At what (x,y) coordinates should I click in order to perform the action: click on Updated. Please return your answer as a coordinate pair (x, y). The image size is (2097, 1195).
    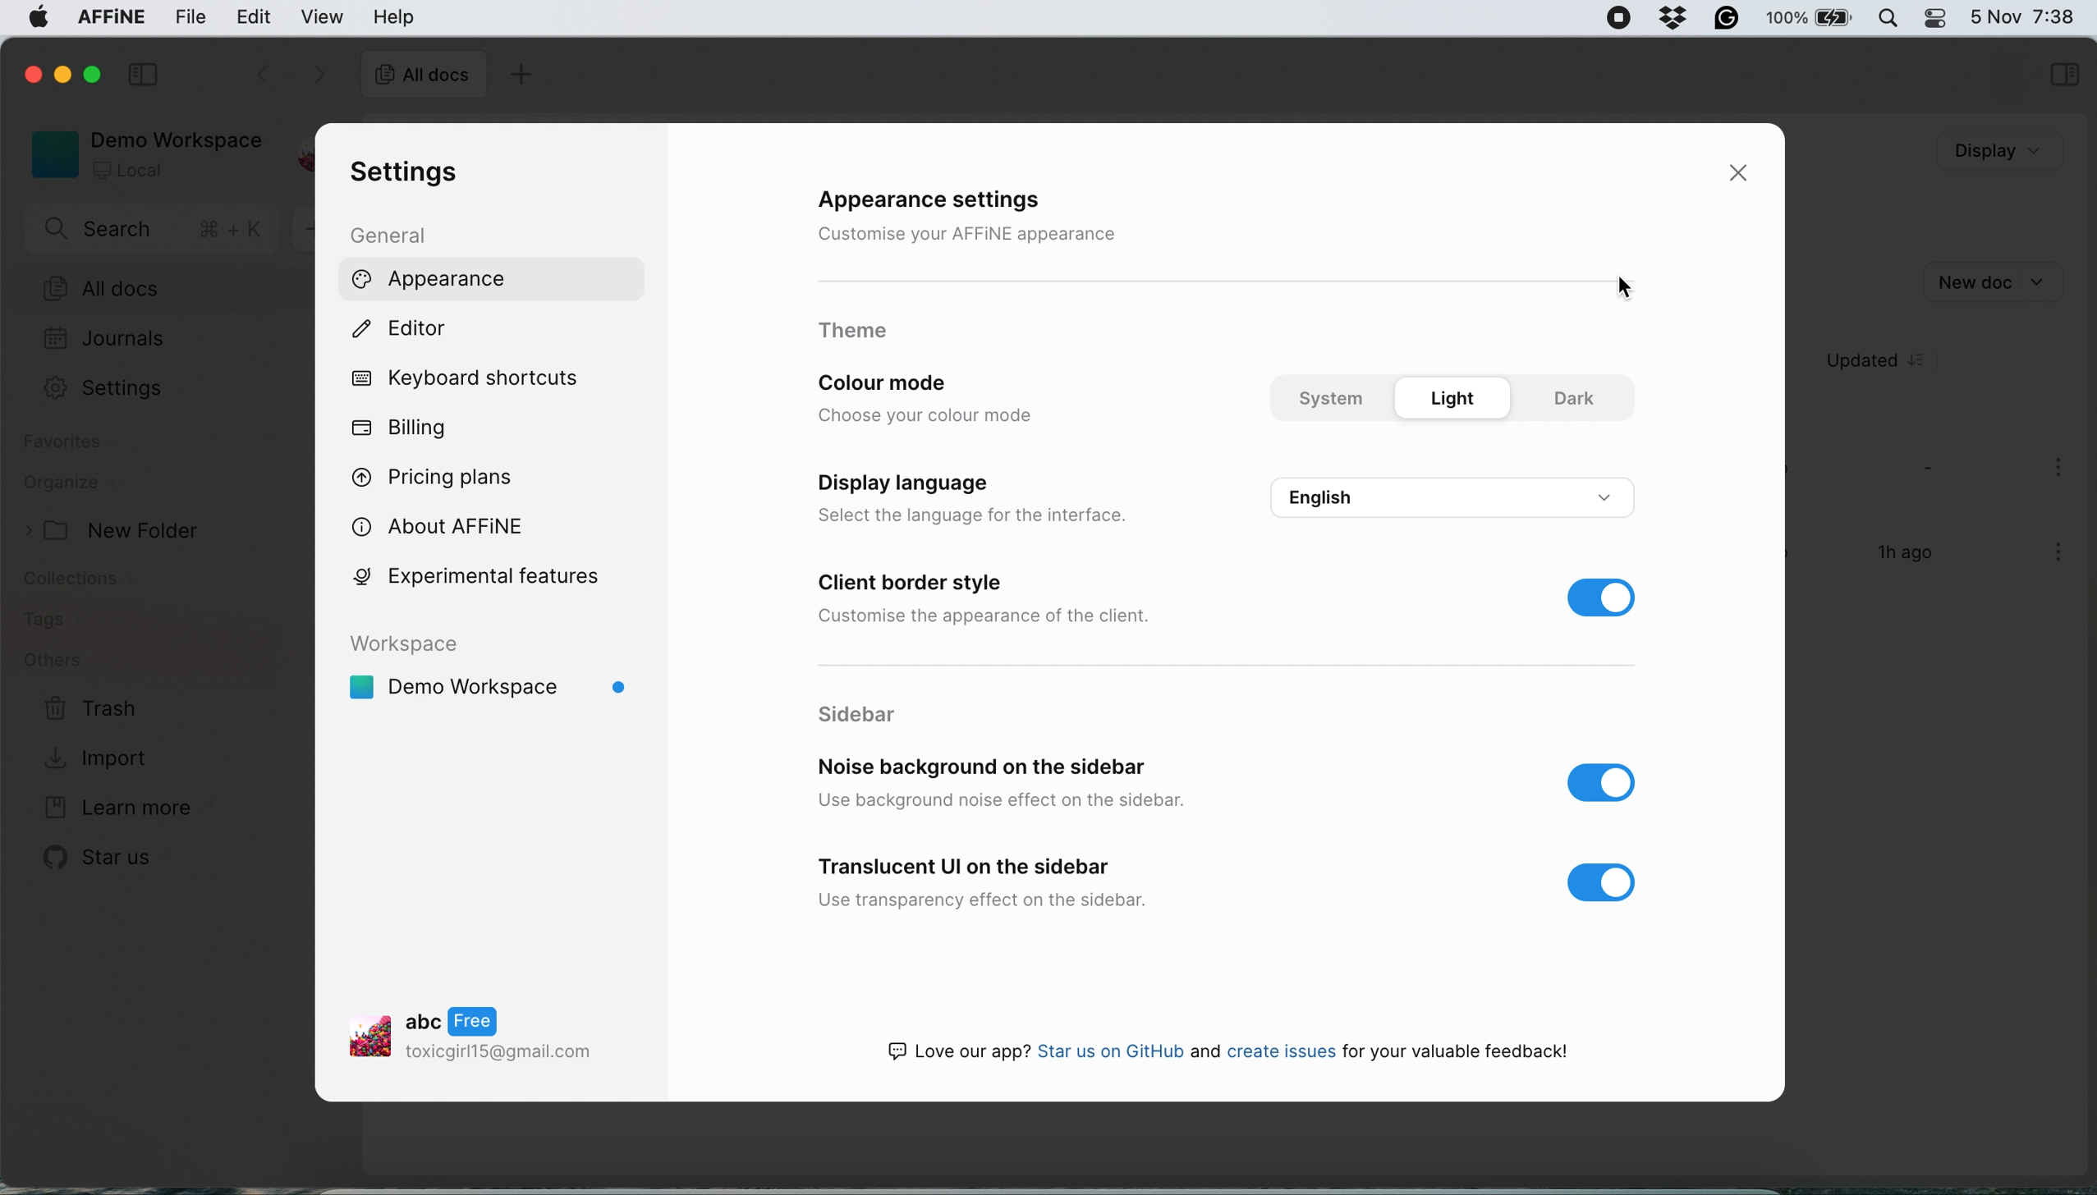
    Looking at the image, I should click on (1885, 362).